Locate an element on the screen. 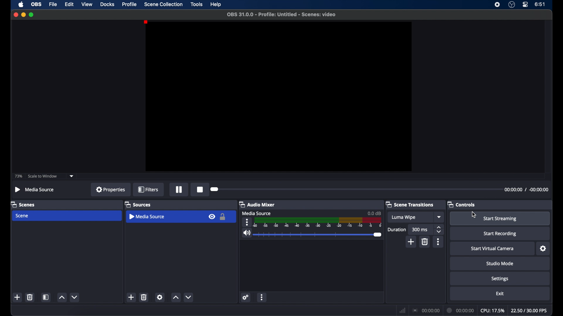 Image resolution: width=563 pixels, height=316 pixels. timestamps is located at coordinates (526, 190).